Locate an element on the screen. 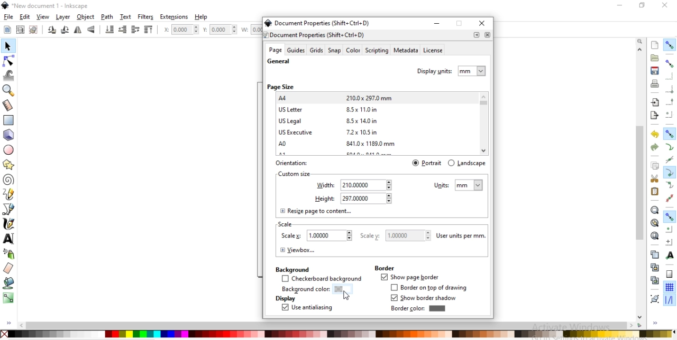  layer is located at coordinates (63, 17).